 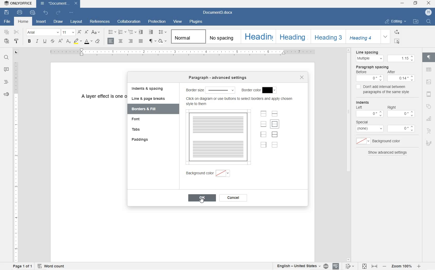 I want to click on INCREMENT FONT SIZE, so click(x=79, y=32).